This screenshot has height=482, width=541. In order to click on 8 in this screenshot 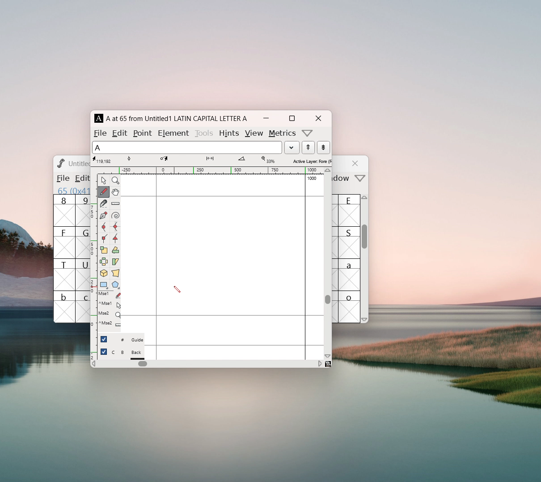, I will do `click(64, 211)`.